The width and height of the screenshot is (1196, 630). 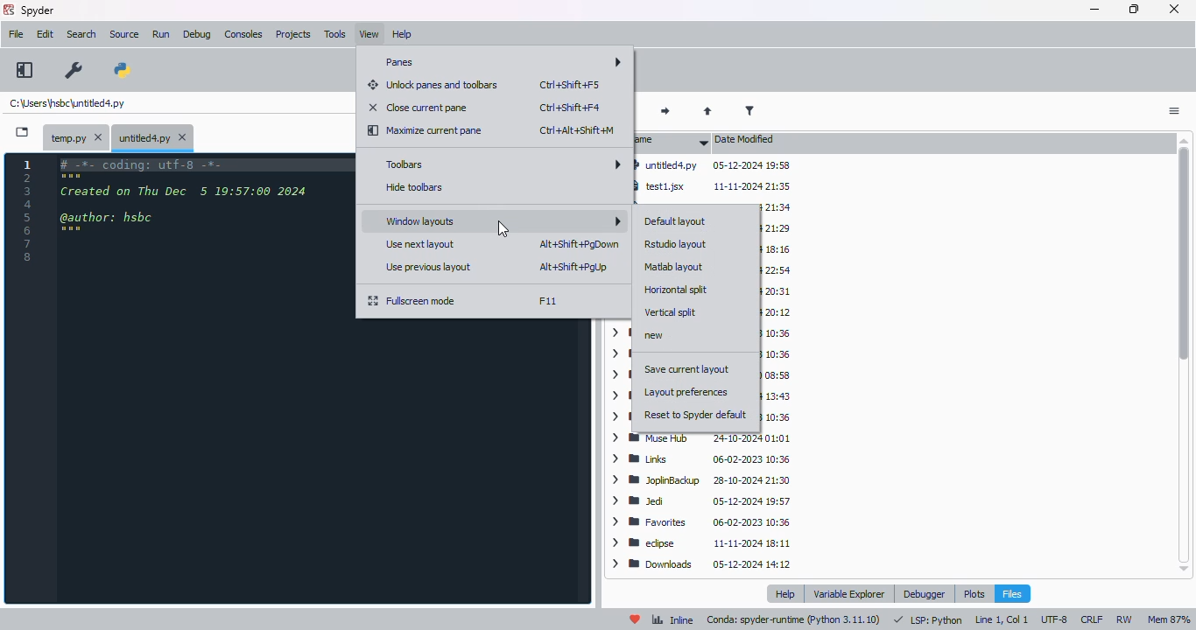 What do you see at coordinates (39, 10) in the screenshot?
I see `spyder` at bounding box center [39, 10].